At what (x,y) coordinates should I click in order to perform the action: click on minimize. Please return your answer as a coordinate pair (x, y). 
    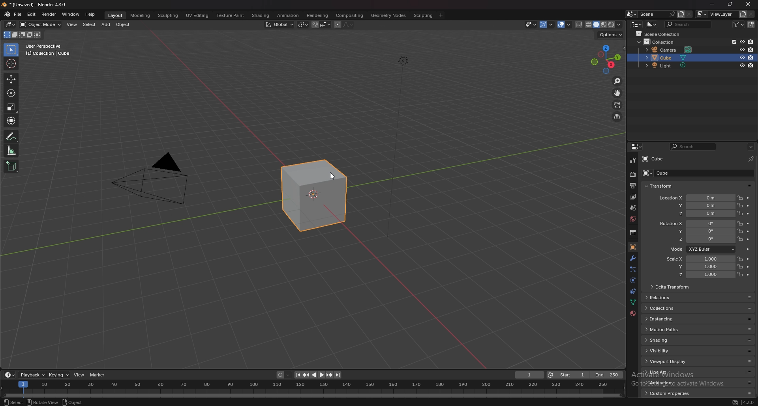
    Looking at the image, I should click on (712, 4).